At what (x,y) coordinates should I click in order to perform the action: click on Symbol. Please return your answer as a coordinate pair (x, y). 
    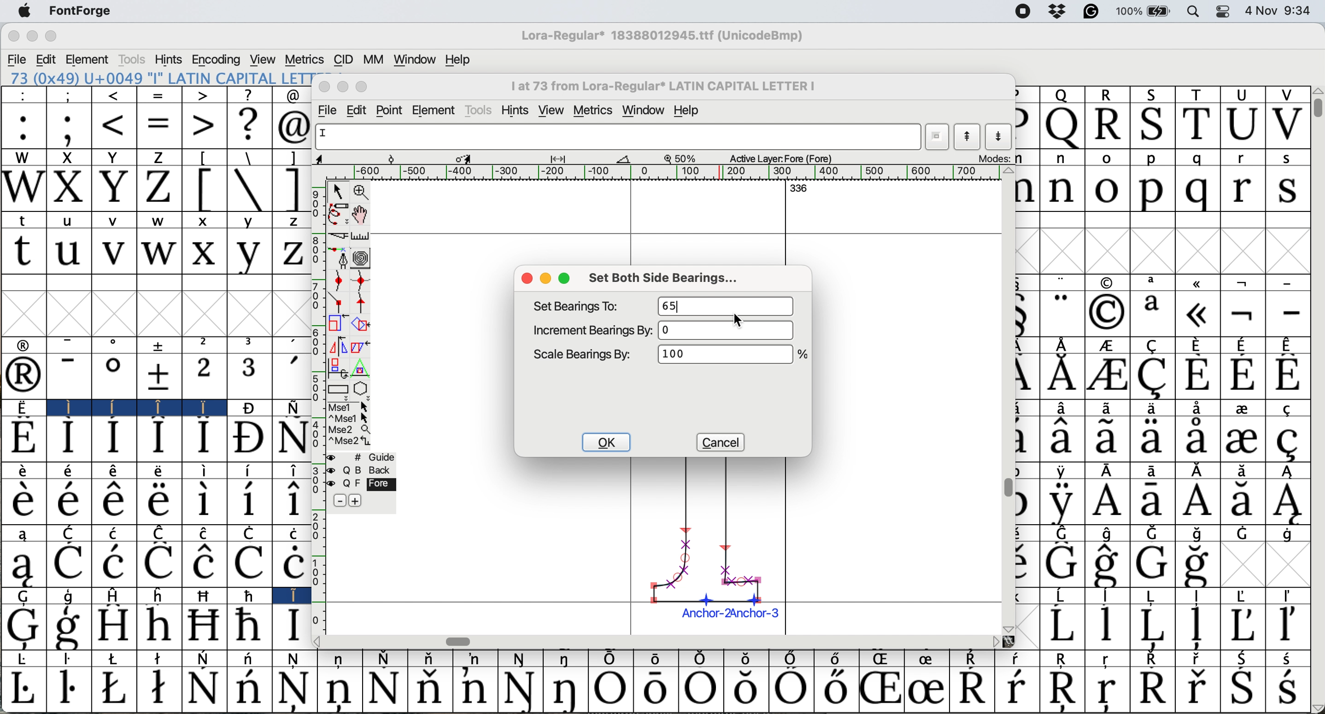
    Looking at the image, I should click on (1108, 692).